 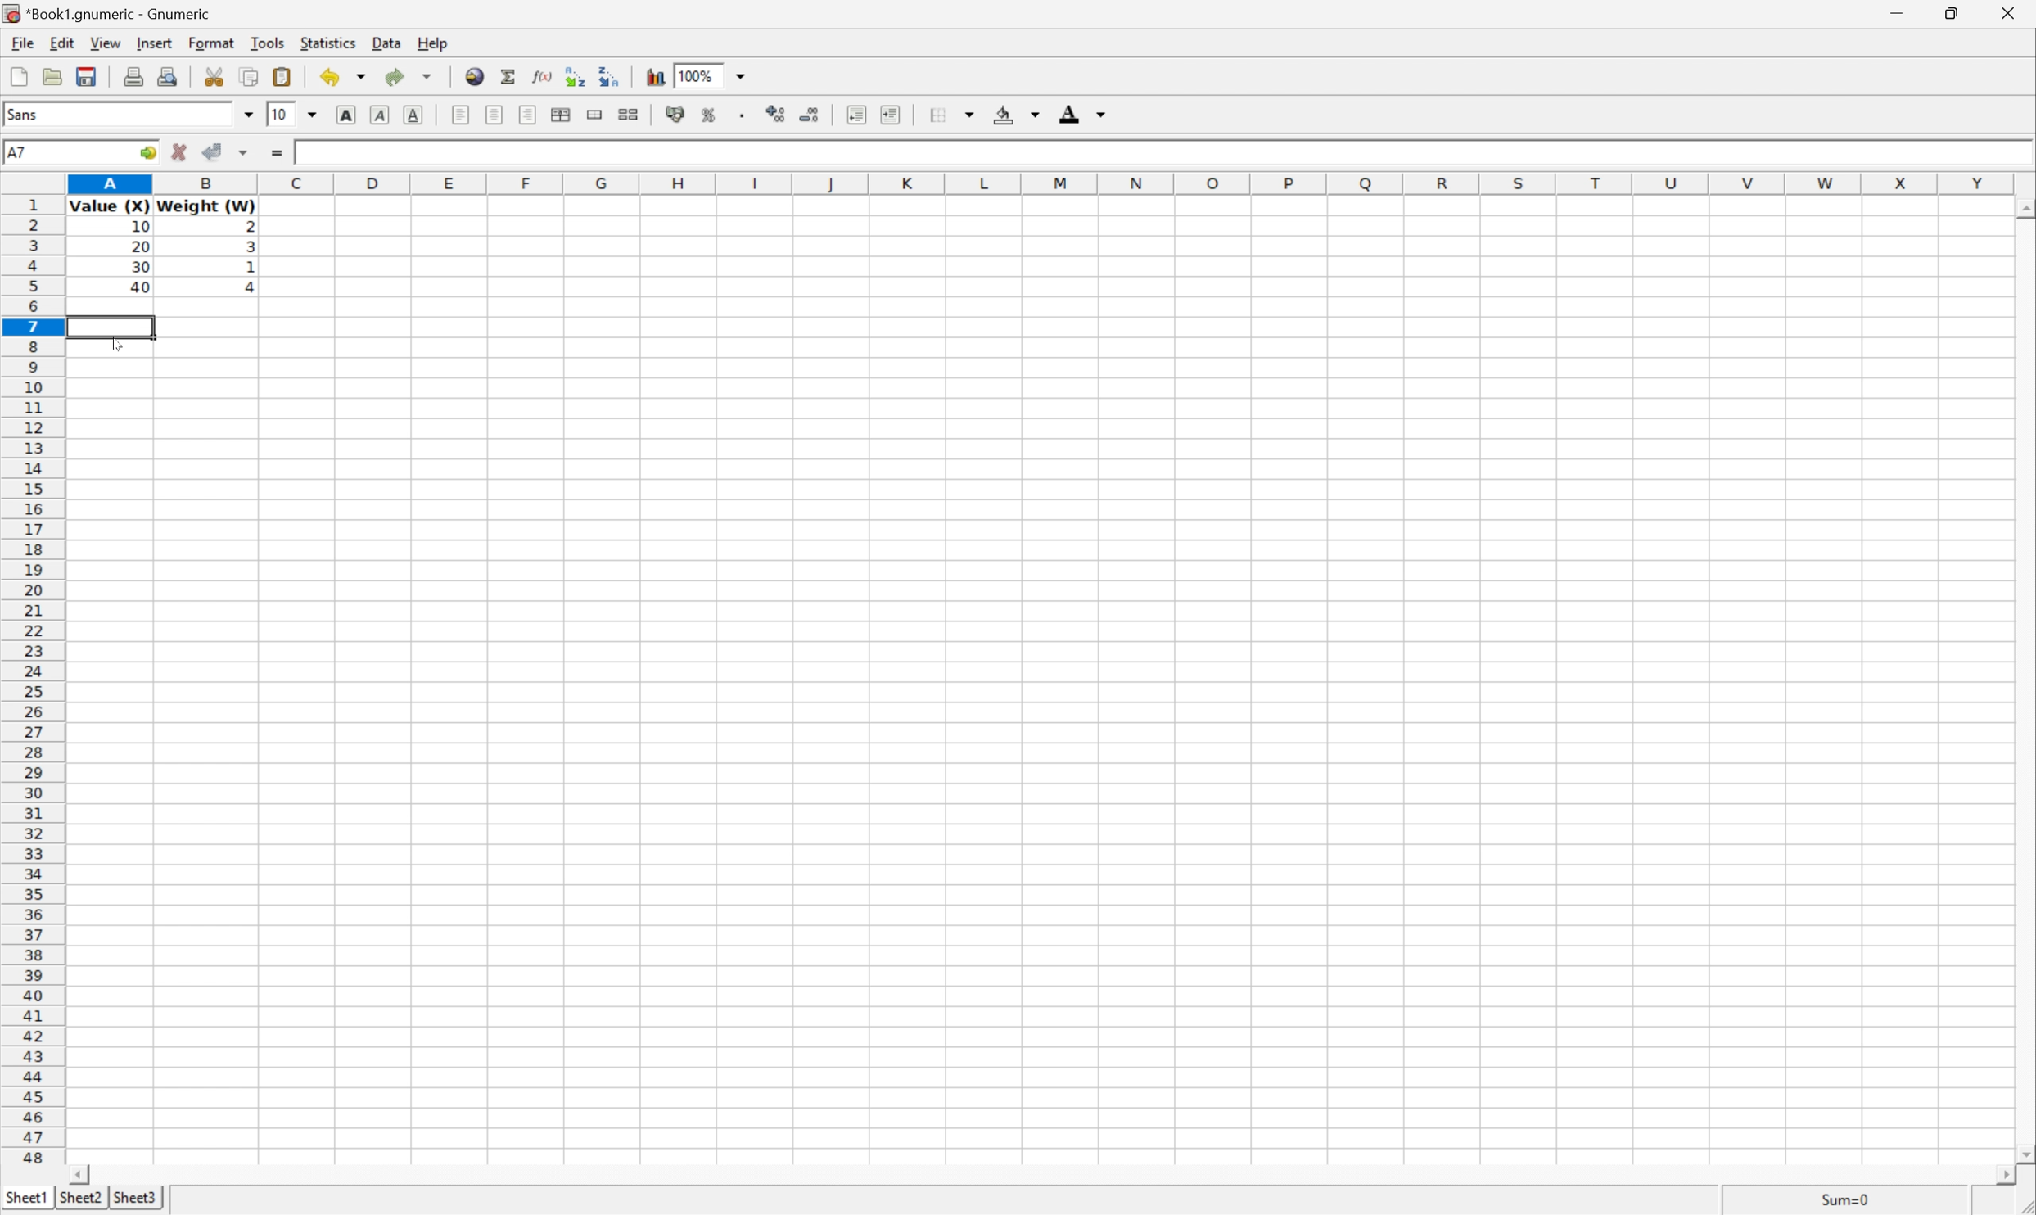 I want to click on Statistics, so click(x=328, y=43).